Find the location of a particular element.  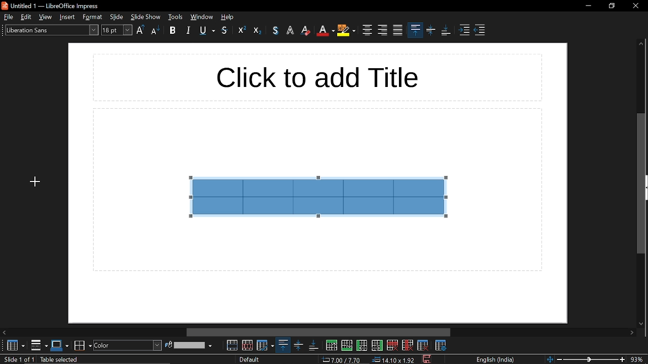

delete row  is located at coordinates (392, 345).